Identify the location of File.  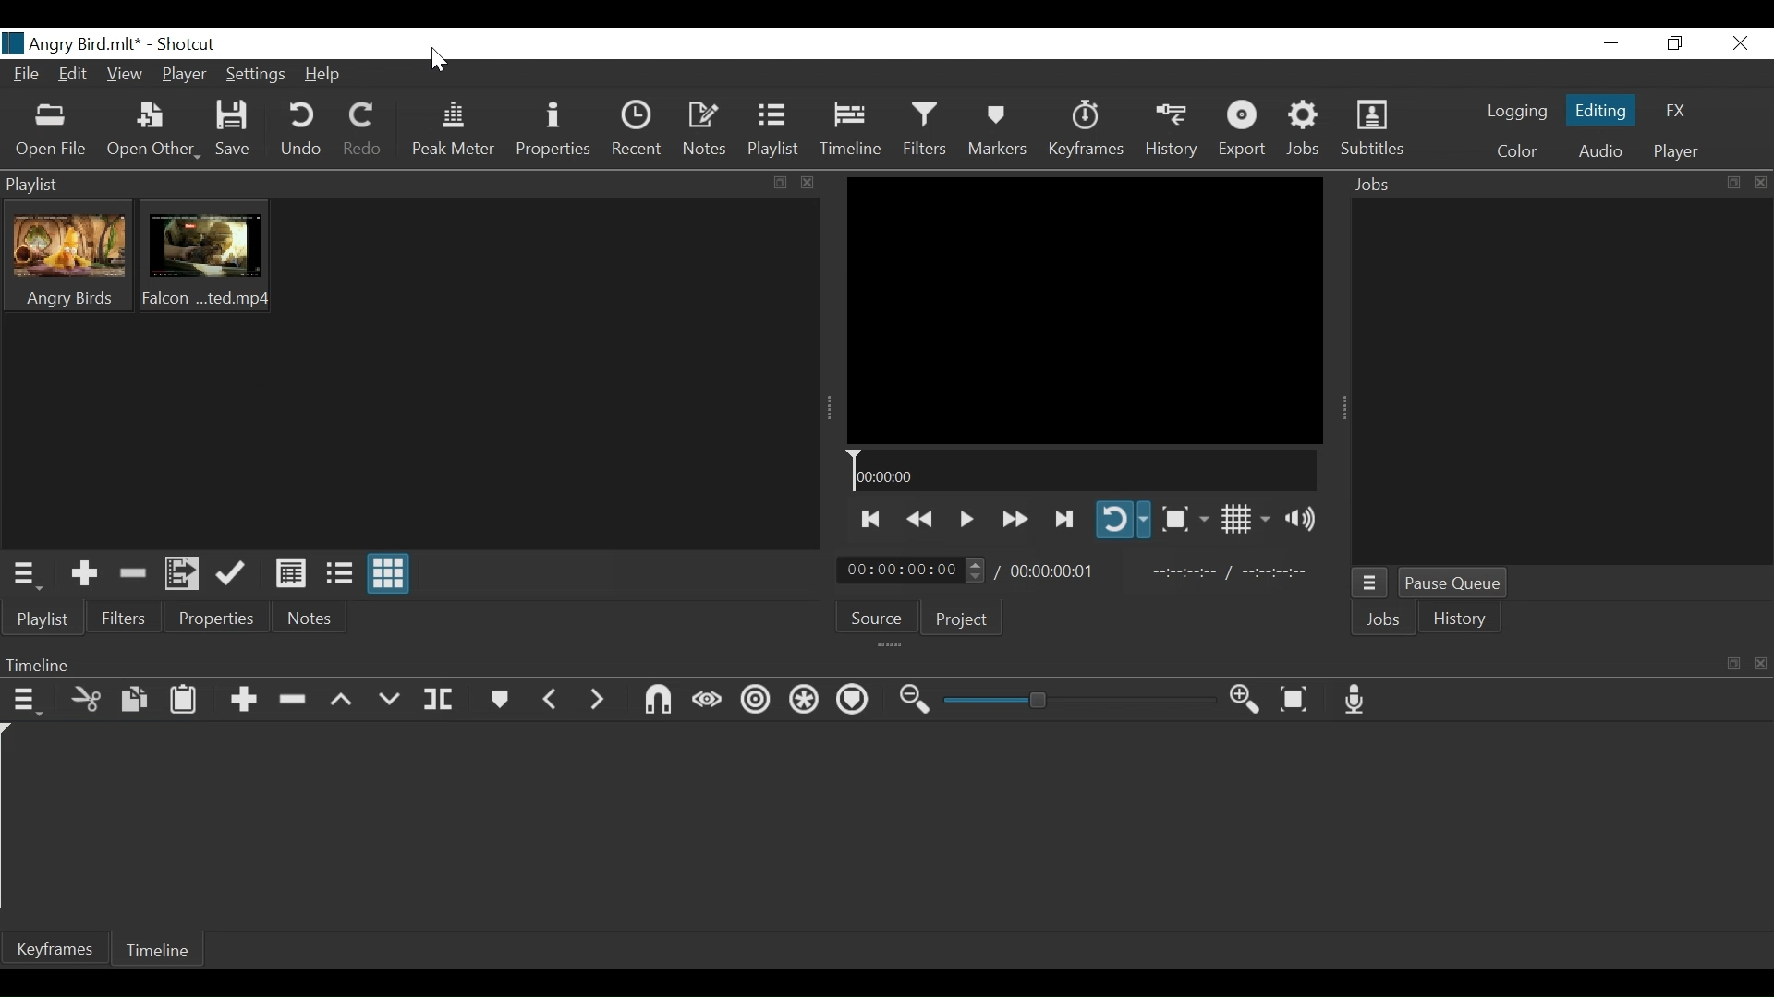
(26, 72).